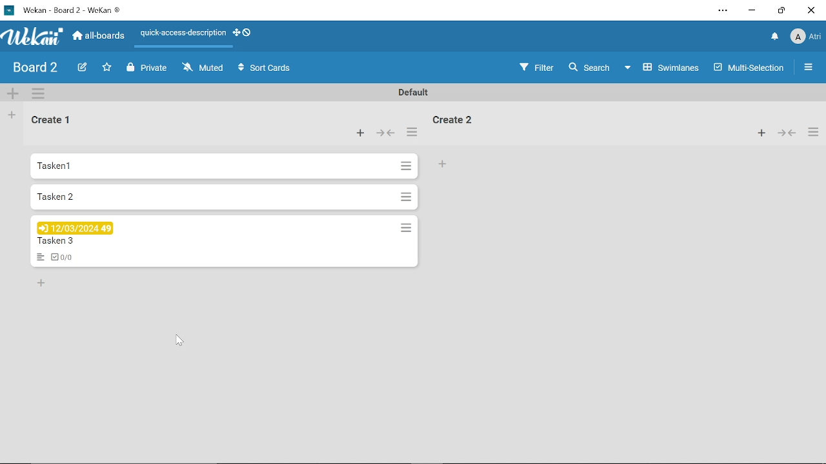  Describe the element at coordinates (14, 95) in the screenshot. I see `Add` at that location.